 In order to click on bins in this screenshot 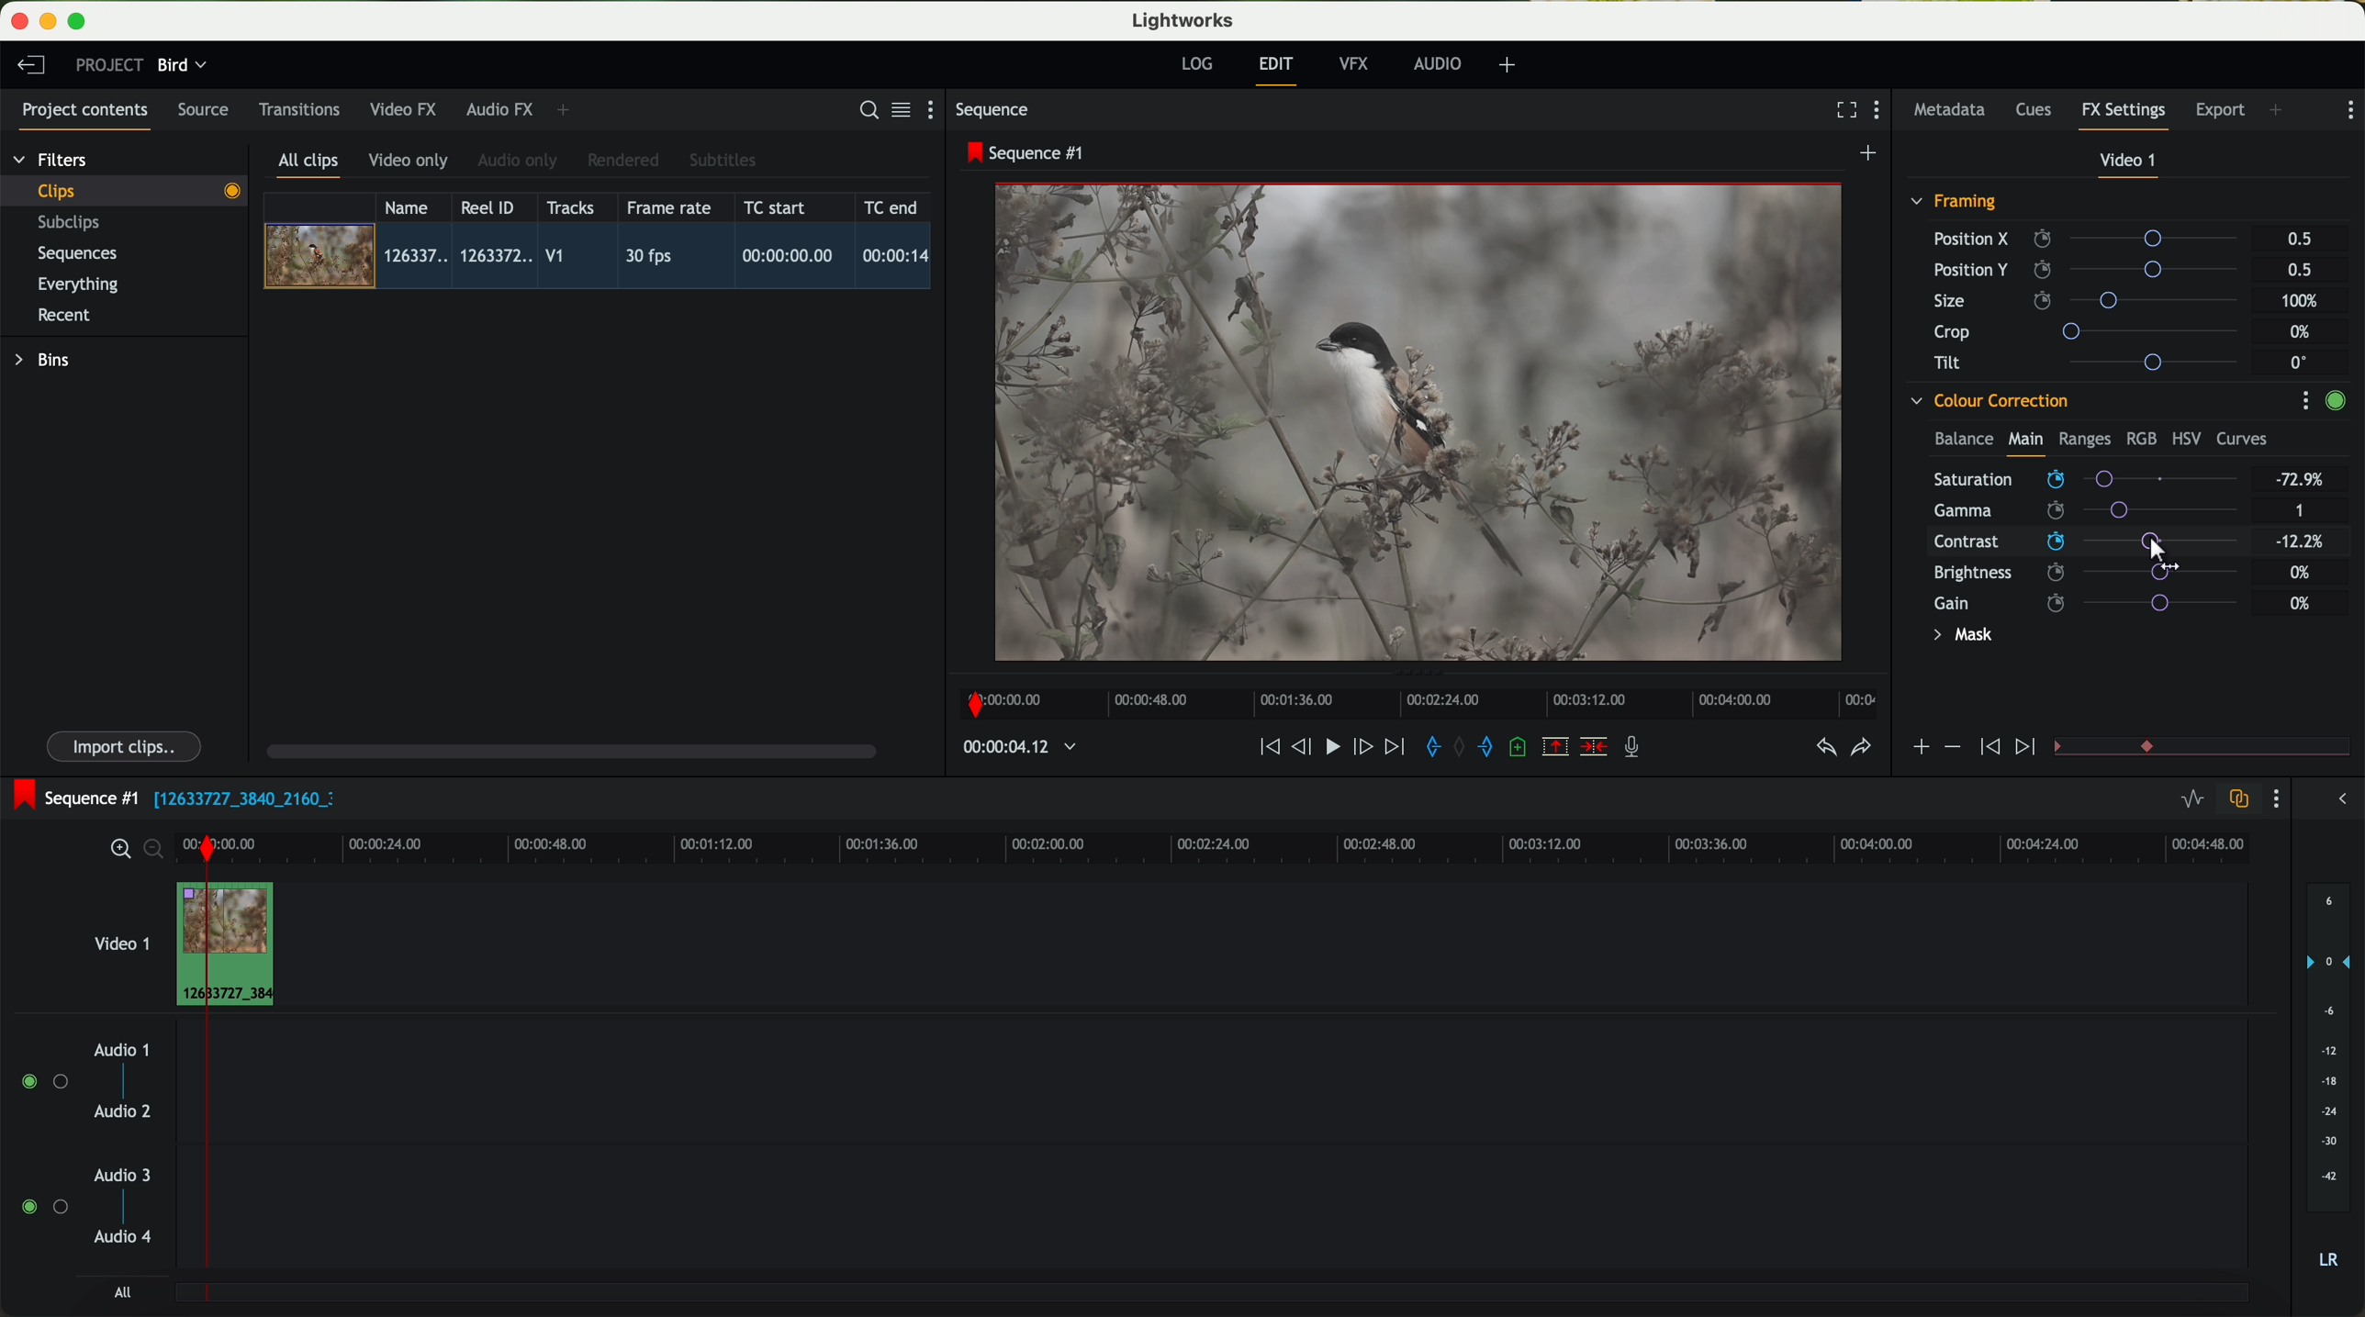, I will do `click(45, 361)`.